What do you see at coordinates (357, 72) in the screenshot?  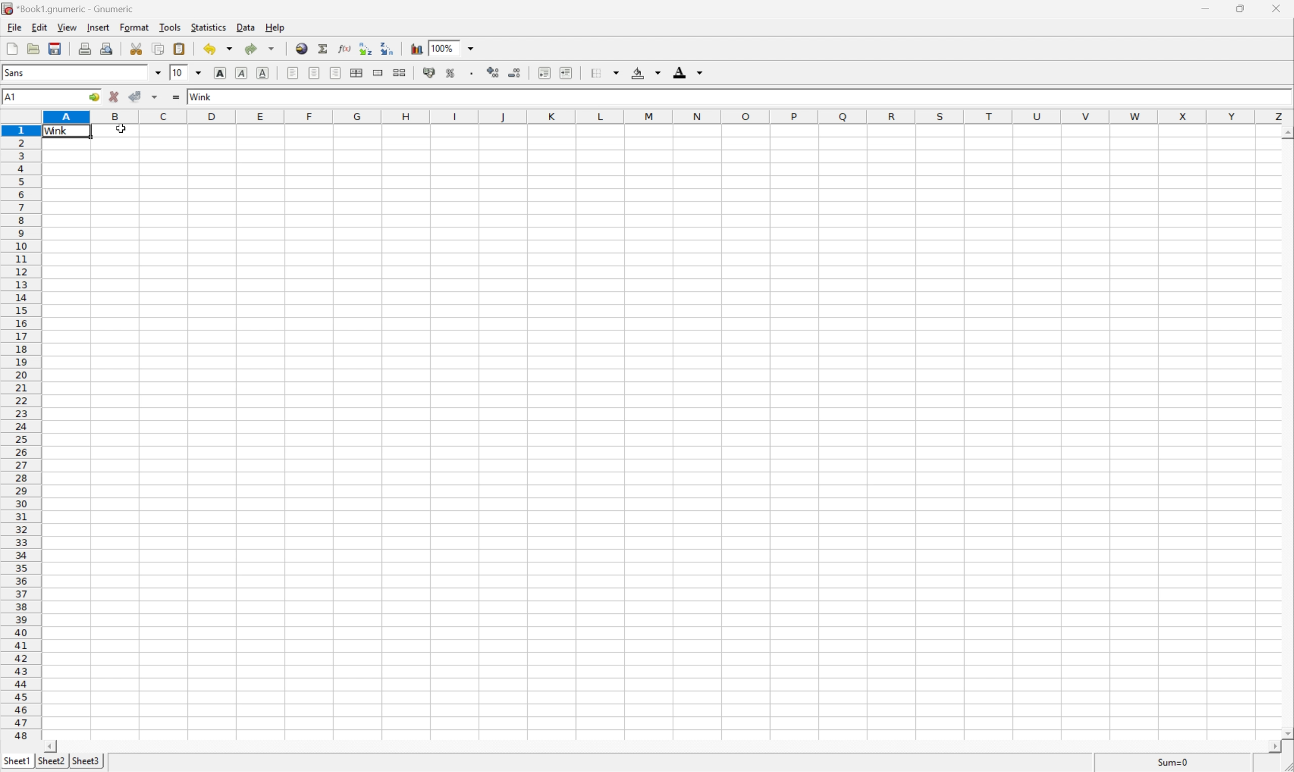 I see `center horizontally` at bounding box center [357, 72].